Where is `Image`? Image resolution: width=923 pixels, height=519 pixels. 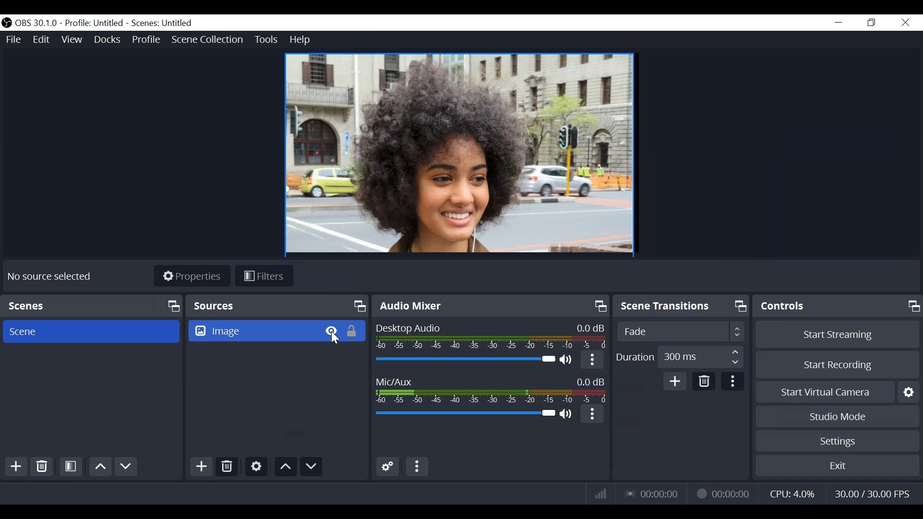
Image is located at coordinates (253, 331).